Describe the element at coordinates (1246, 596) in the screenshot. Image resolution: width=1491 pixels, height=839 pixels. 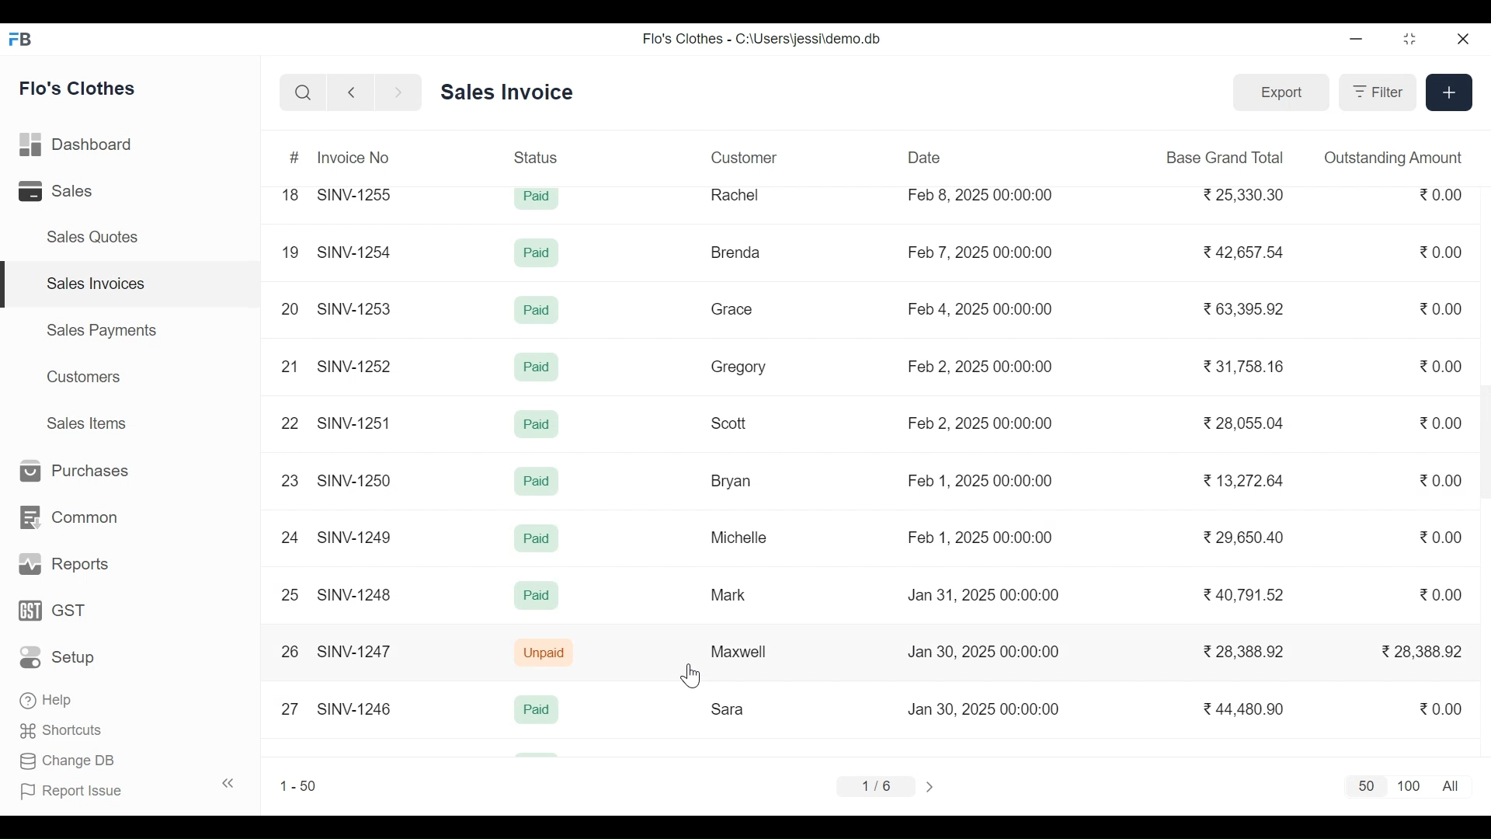
I see `40,791.52` at that location.